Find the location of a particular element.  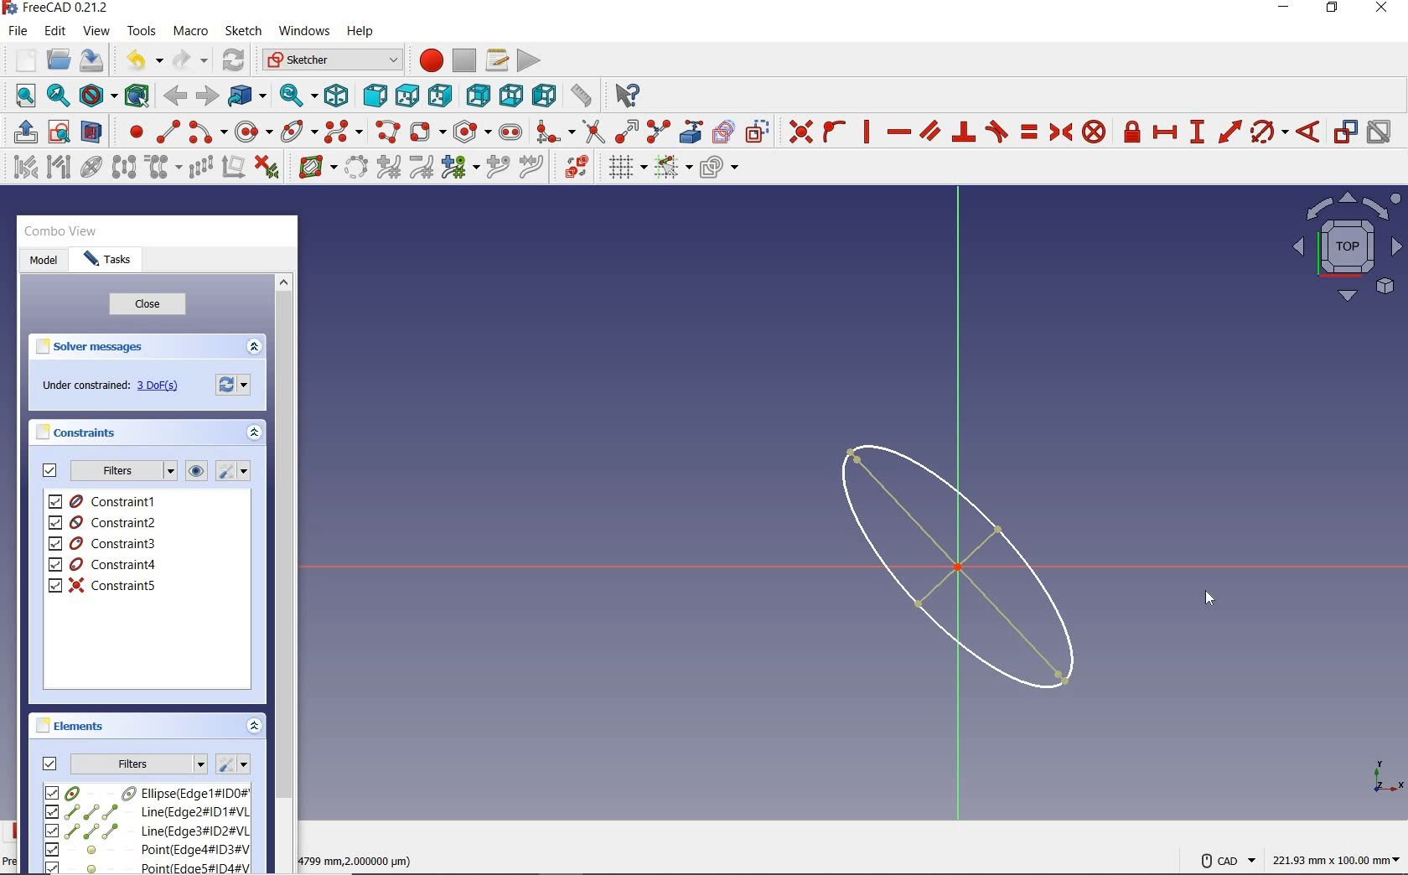

constrain distance is located at coordinates (1230, 130).